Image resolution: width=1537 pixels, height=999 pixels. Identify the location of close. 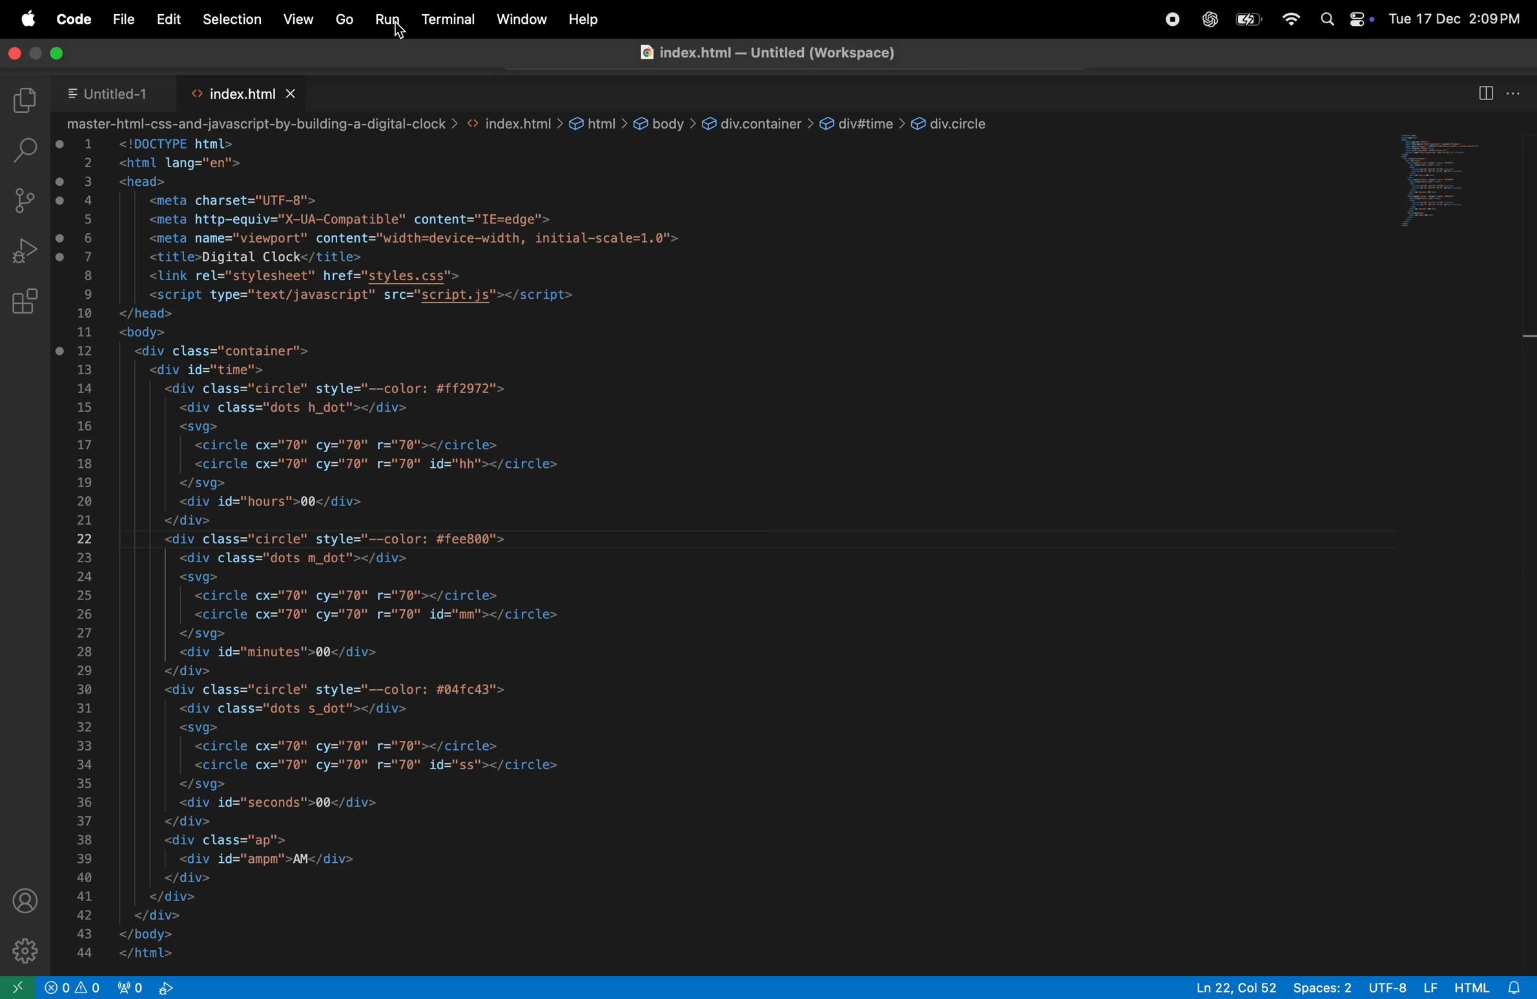
(293, 92).